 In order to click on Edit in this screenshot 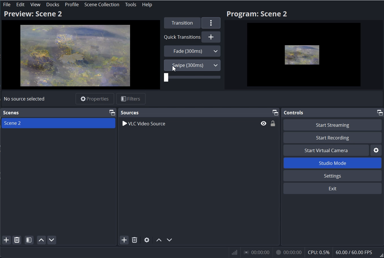, I will do `click(21, 5)`.